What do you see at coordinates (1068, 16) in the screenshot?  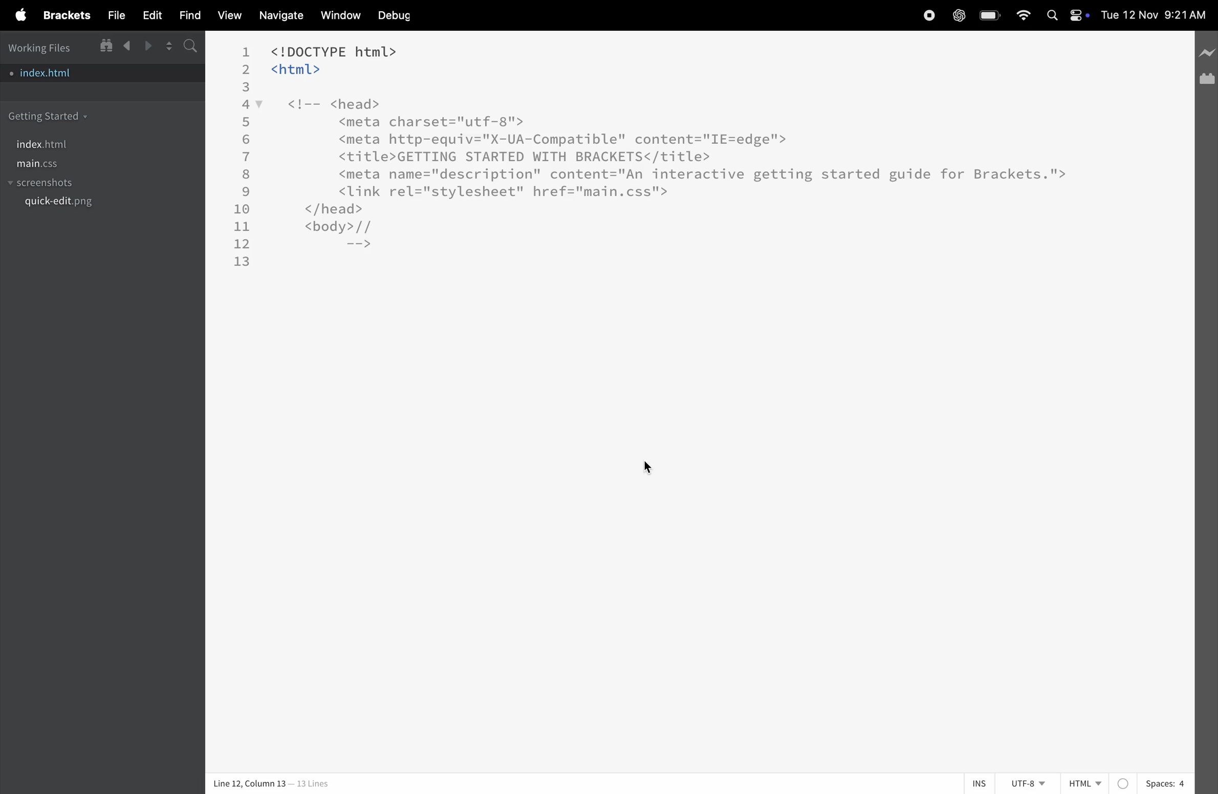 I see `apple widgets` at bounding box center [1068, 16].